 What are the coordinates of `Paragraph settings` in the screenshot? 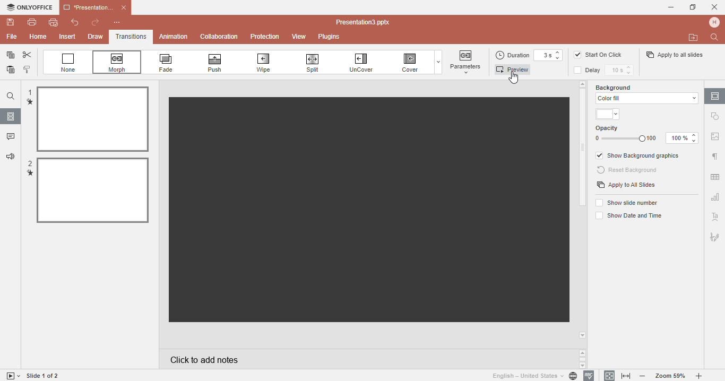 It's located at (714, 157).